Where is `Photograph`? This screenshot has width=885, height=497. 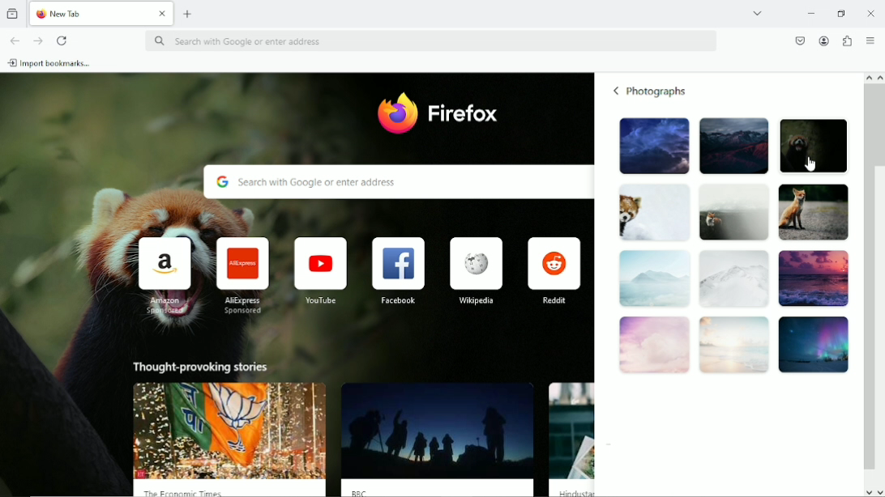
Photograph is located at coordinates (734, 346).